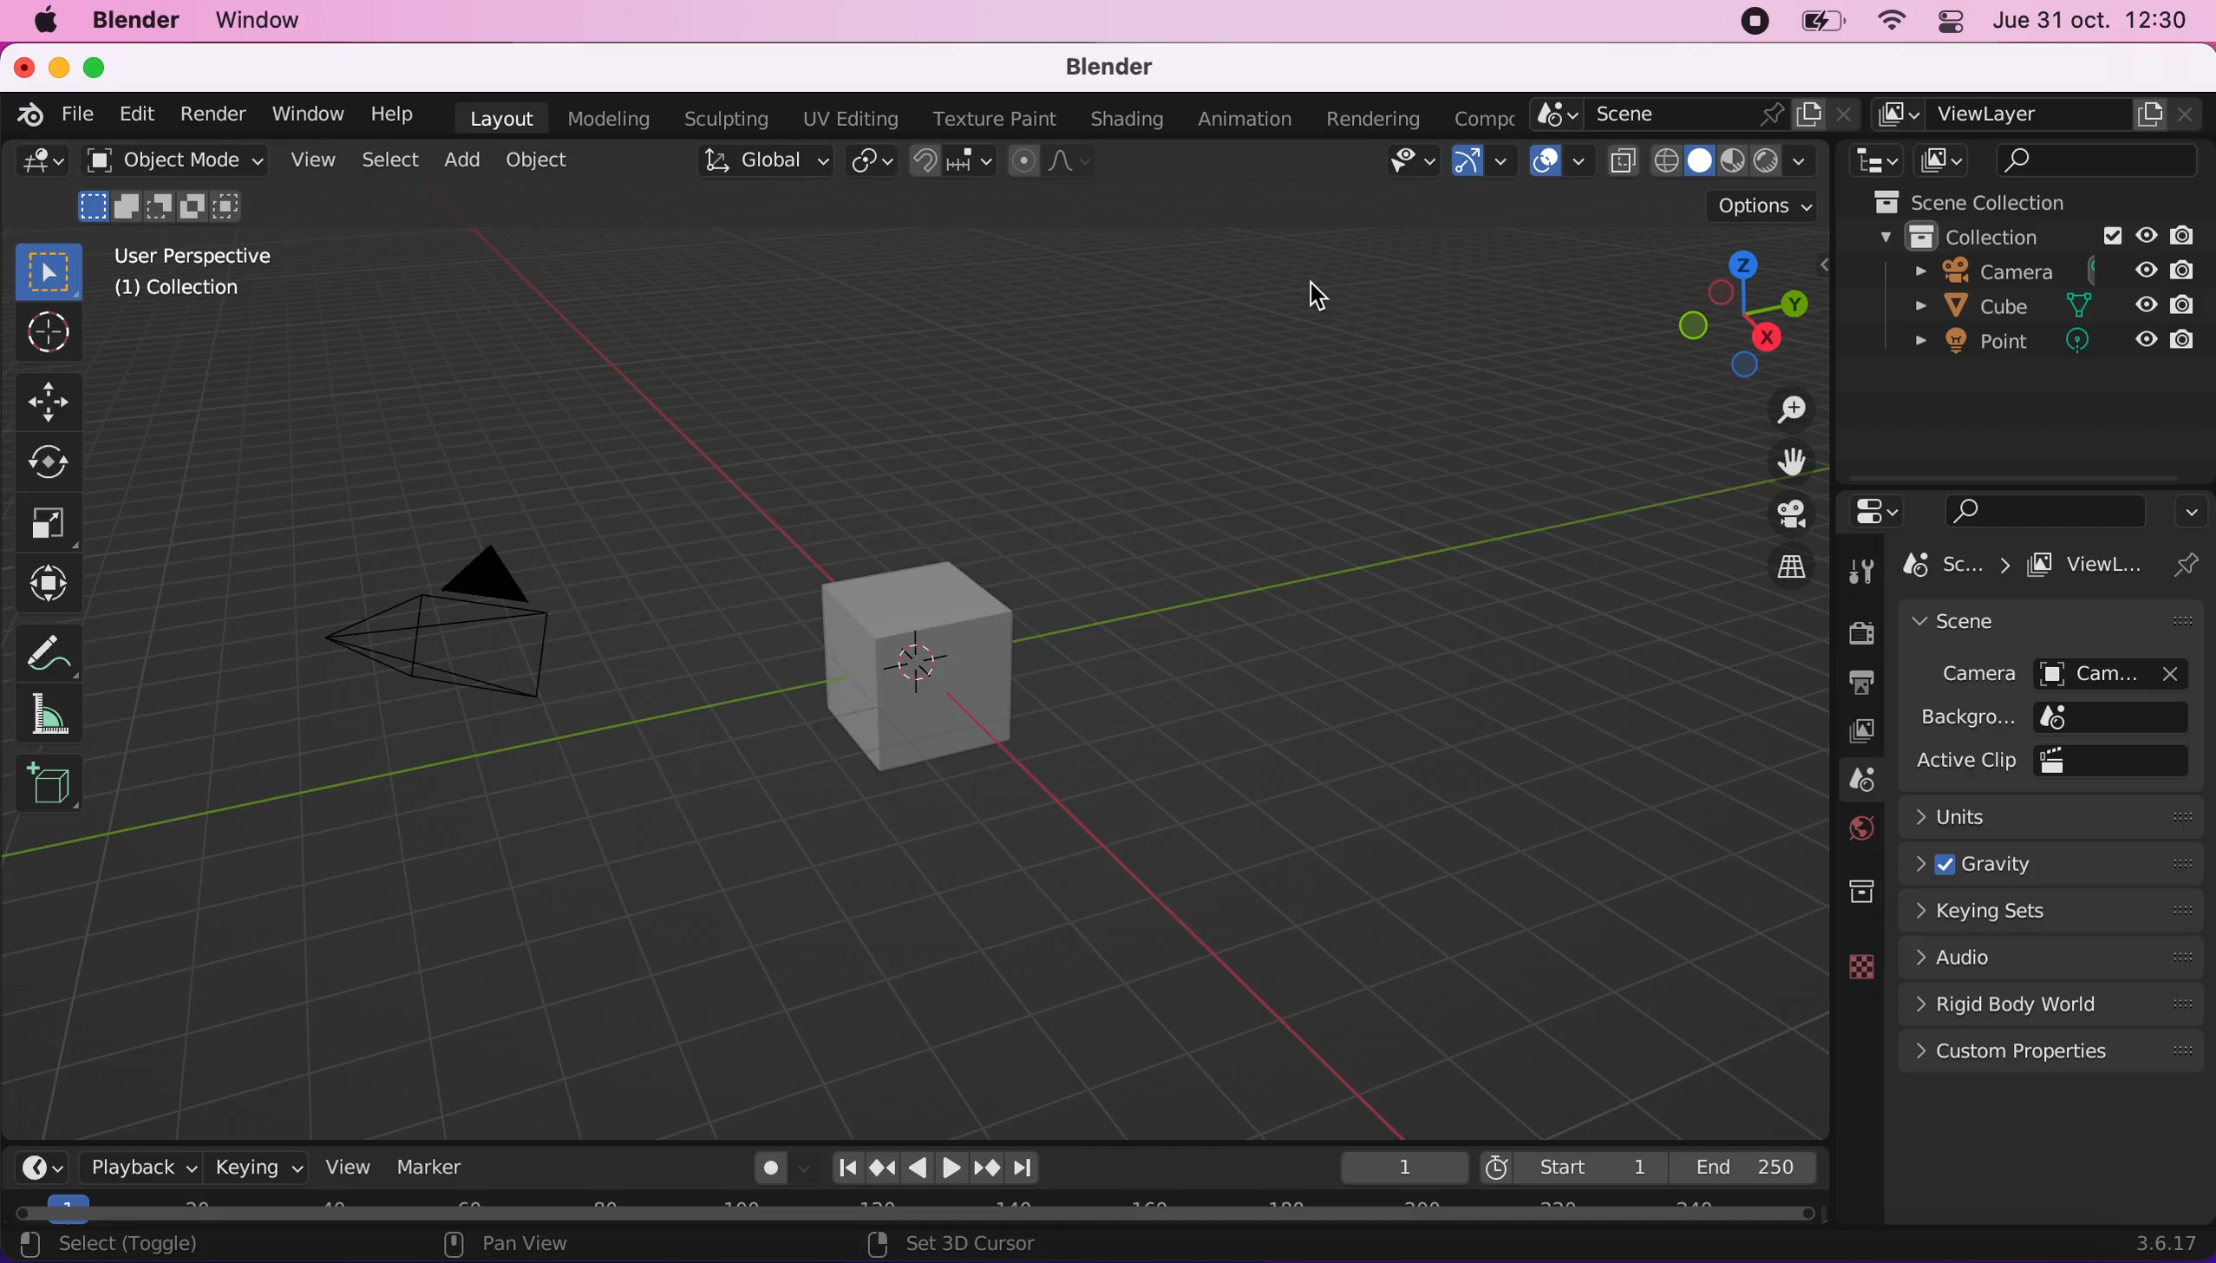 This screenshot has height=1263, width=2216. I want to click on gizmos, so click(1489, 165).